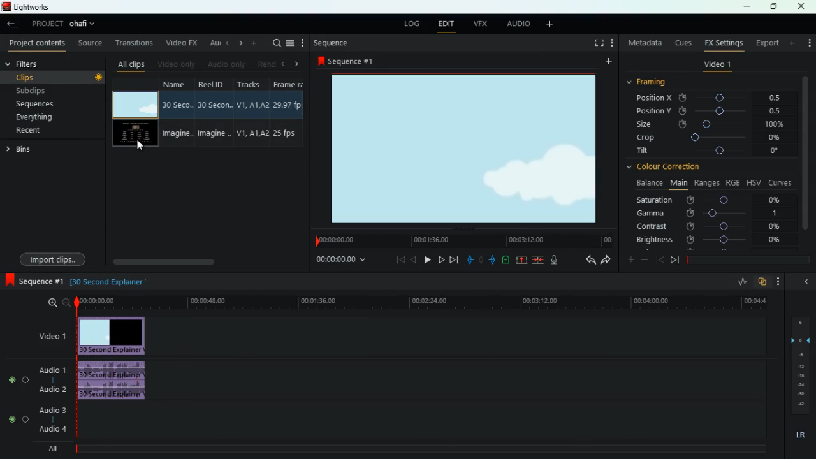 This screenshot has width=816, height=459. What do you see at coordinates (340, 261) in the screenshot?
I see `time` at bounding box center [340, 261].